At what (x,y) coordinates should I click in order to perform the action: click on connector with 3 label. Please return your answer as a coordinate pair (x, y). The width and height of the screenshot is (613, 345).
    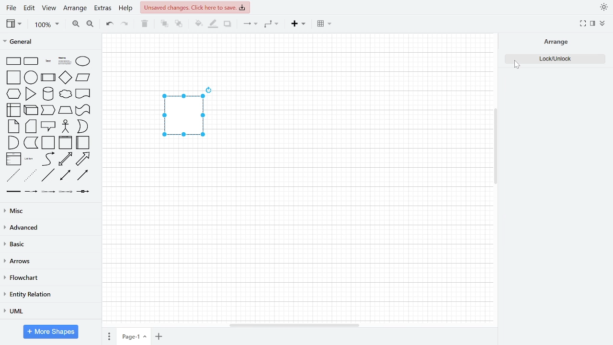
    Looking at the image, I should click on (66, 193).